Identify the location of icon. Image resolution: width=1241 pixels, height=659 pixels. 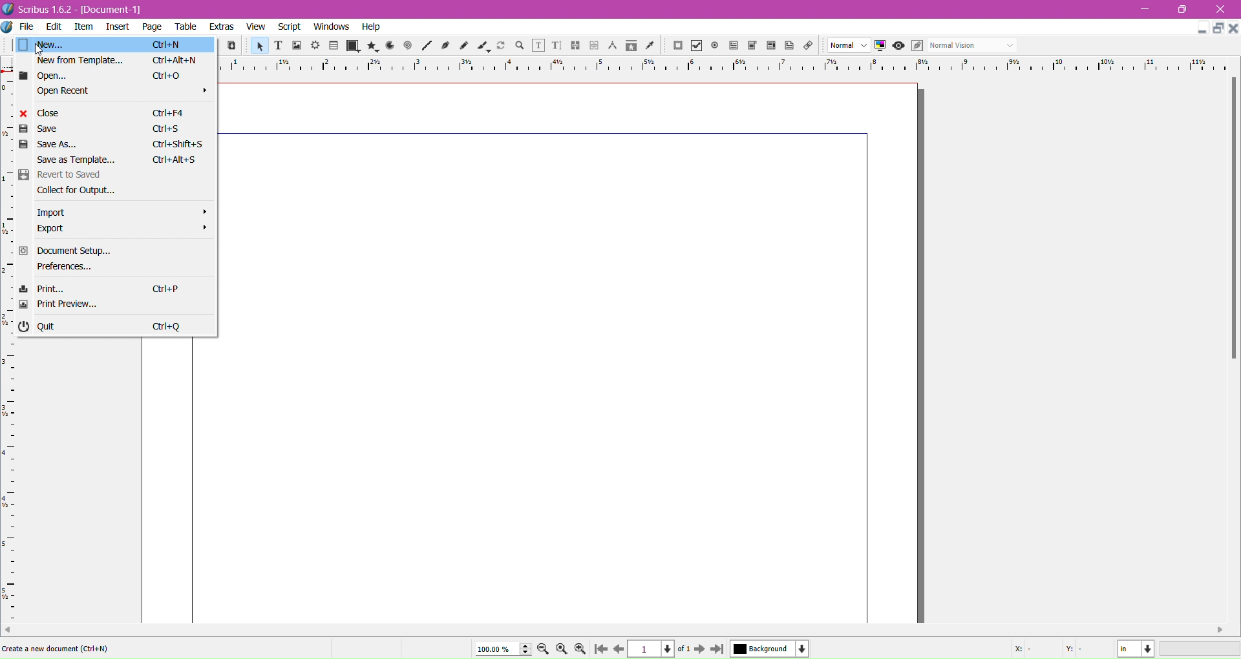
(572, 47).